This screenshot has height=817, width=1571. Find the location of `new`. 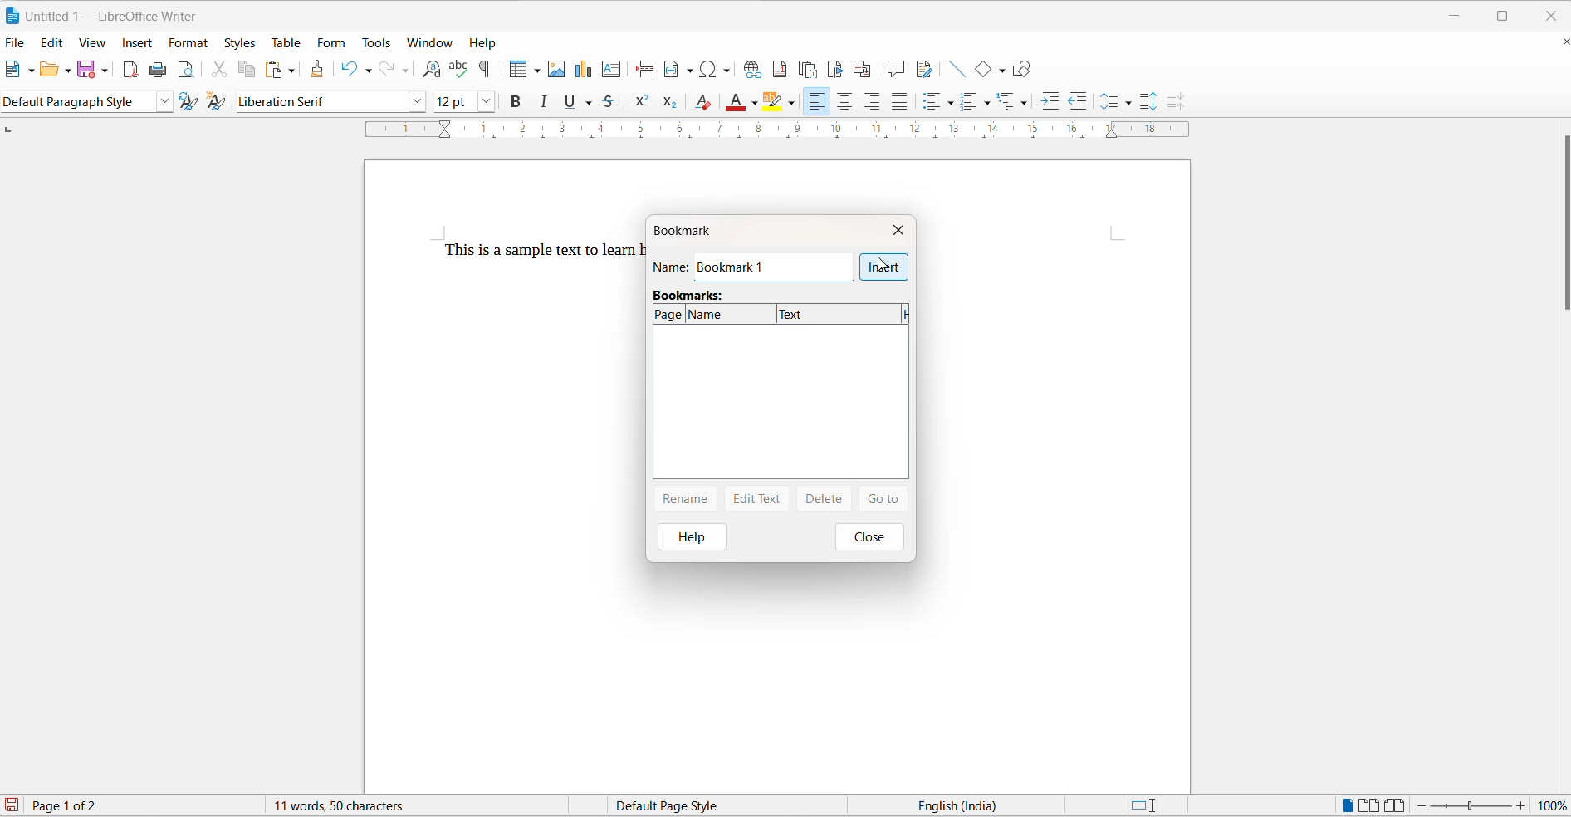

new is located at coordinates (14, 70).